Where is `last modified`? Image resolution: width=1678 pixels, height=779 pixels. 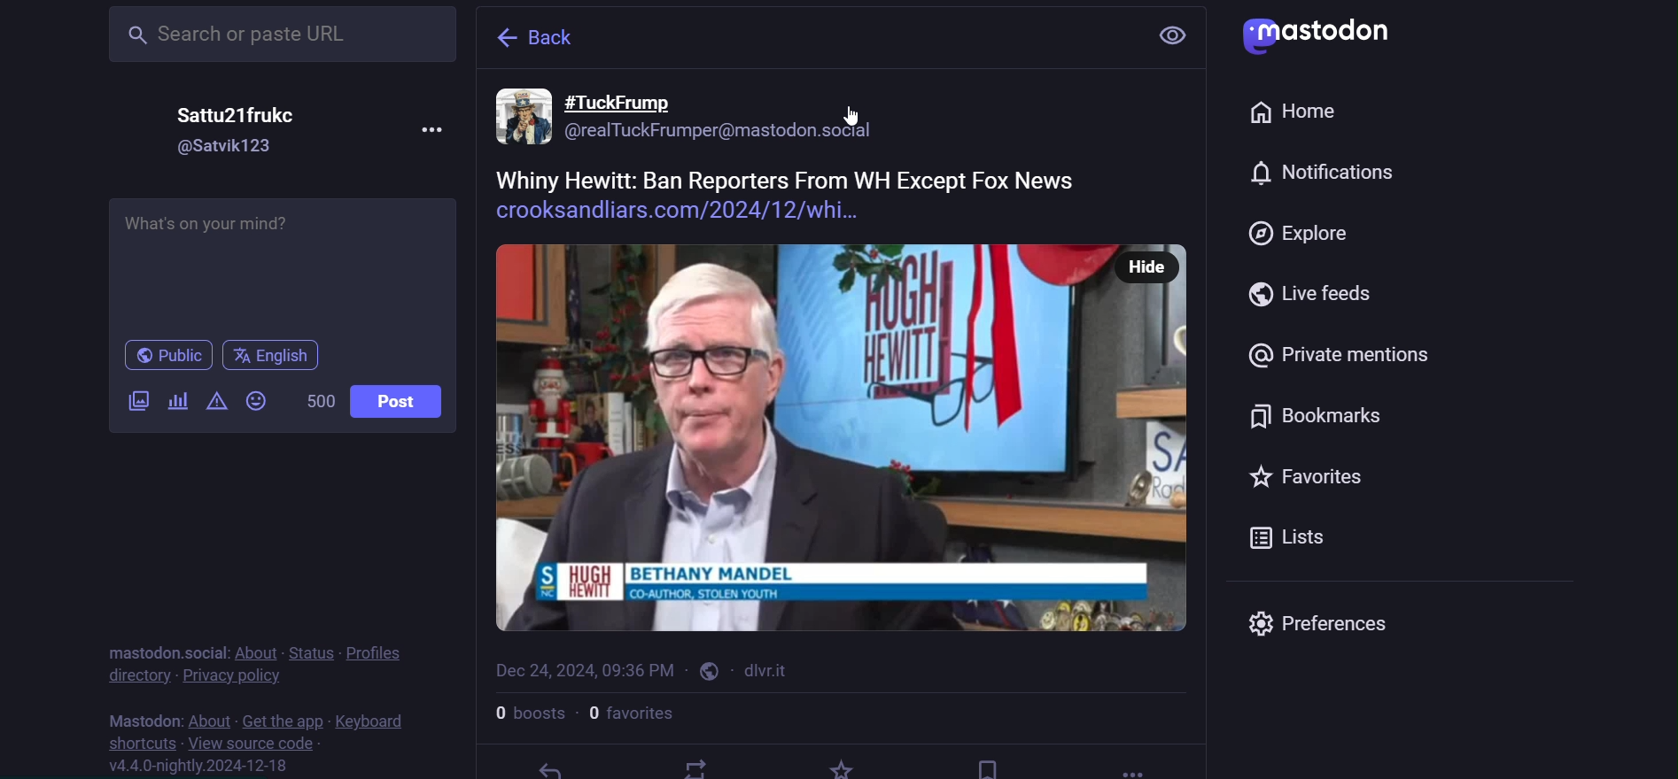 last modified is located at coordinates (582, 666).